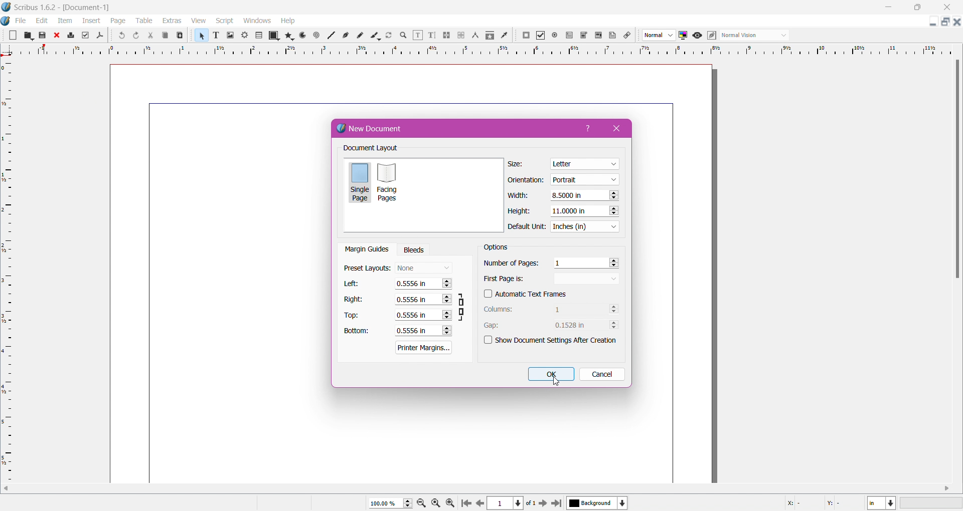 This screenshot has height=511, width=963. Describe the element at coordinates (954, 250) in the screenshot. I see `horizontal scroll bar` at that location.